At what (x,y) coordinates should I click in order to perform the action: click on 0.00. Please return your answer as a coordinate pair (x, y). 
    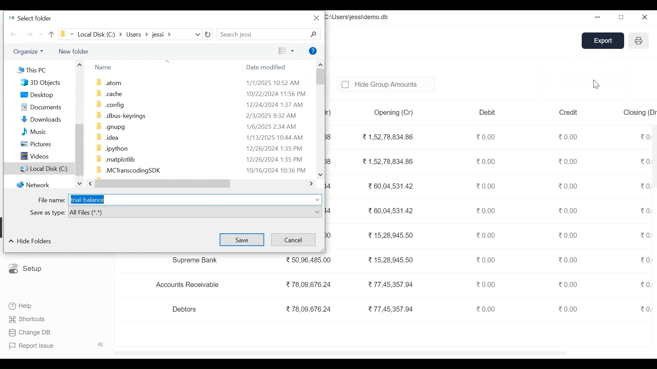
    Looking at the image, I should click on (569, 186).